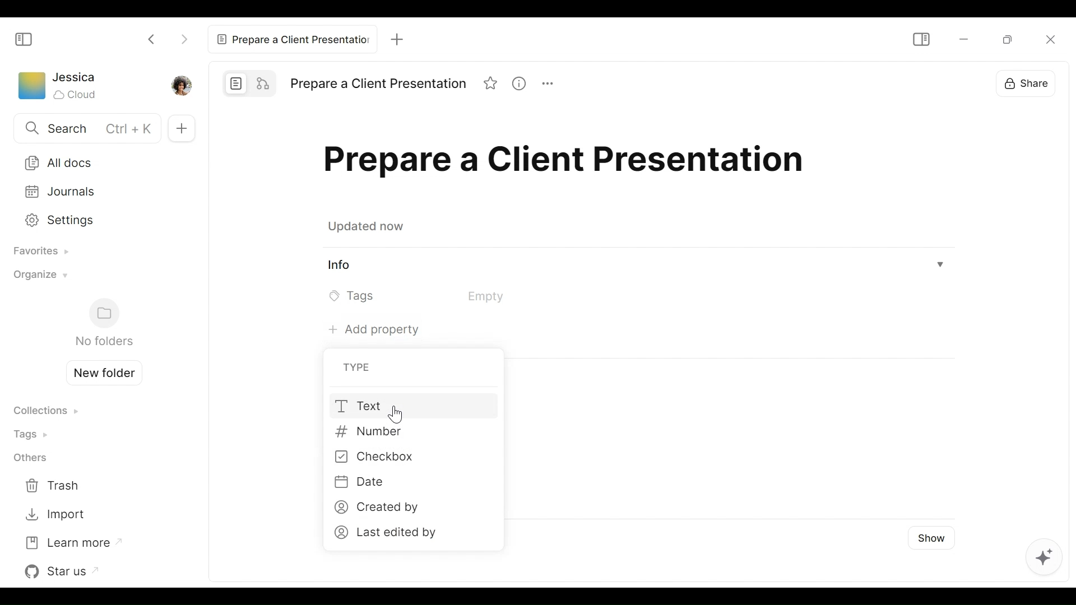  Describe the element at coordinates (103, 323) in the screenshot. I see `Folders` at that location.